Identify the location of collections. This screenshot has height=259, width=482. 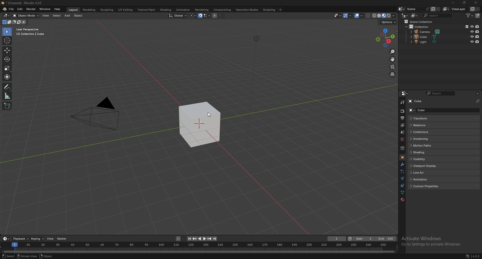
(443, 132).